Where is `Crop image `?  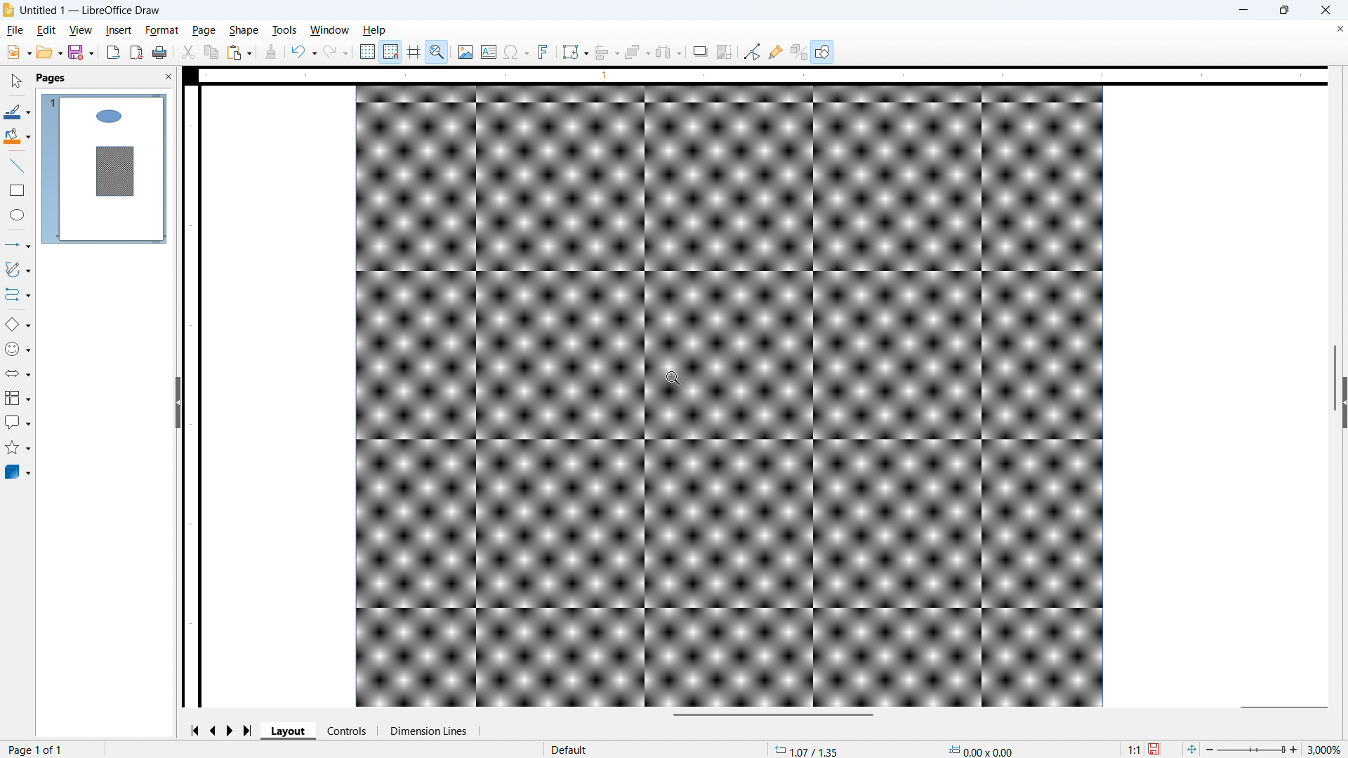
Crop image  is located at coordinates (725, 51).